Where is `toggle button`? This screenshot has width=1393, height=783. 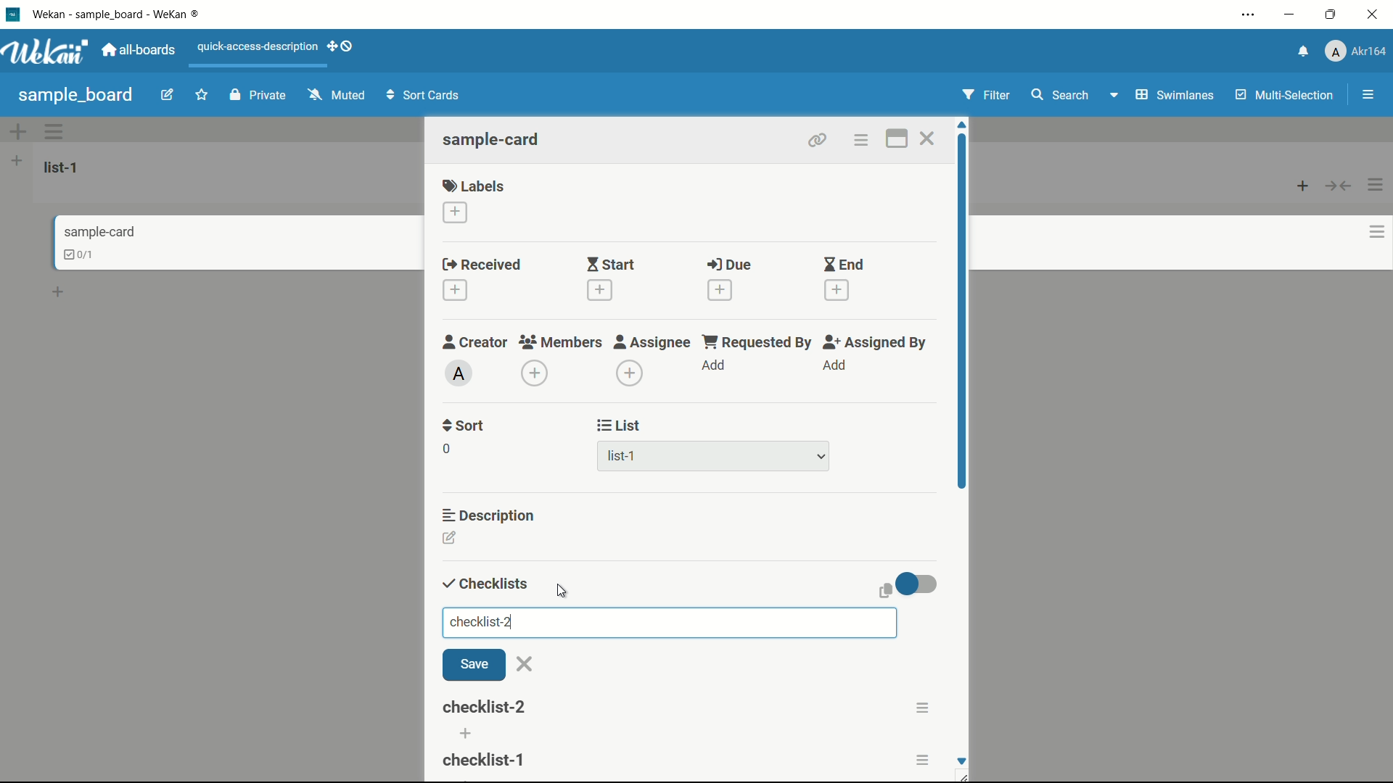
toggle button is located at coordinates (918, 584).